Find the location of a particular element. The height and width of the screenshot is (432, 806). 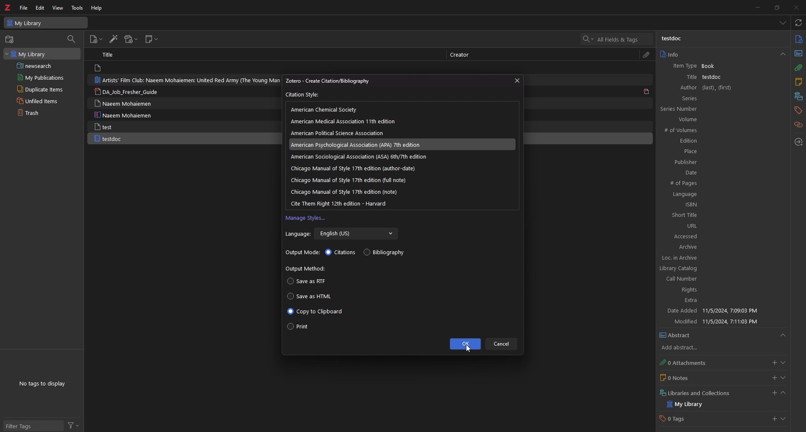

add items by identifier is located at coordinates (113, 39).